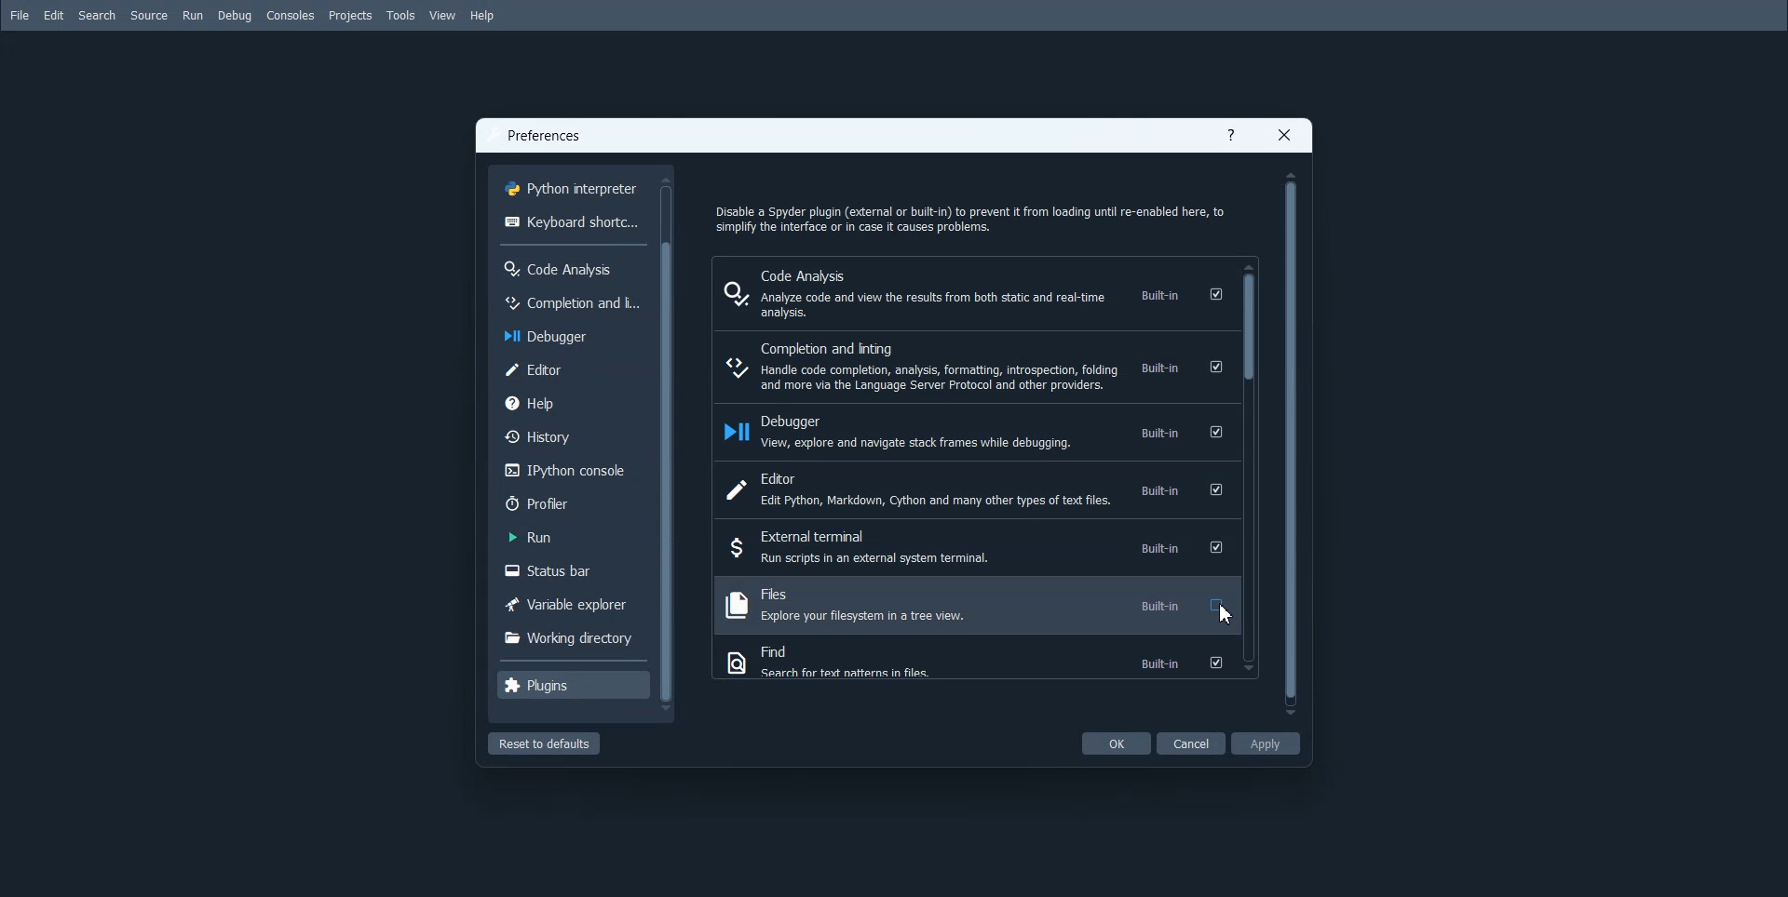 The width and height of the screenshot is (1788, 897). Describe the element at coordinates (546, 137) in the screenshot. I see `Text` at that location.